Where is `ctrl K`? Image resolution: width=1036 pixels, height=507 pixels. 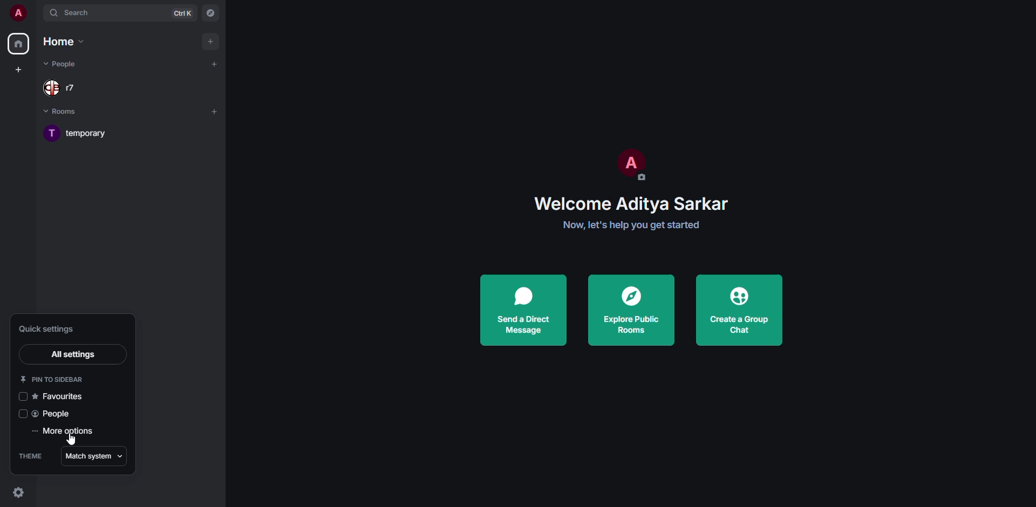 ctrl K is located at coordinates (182, 12).